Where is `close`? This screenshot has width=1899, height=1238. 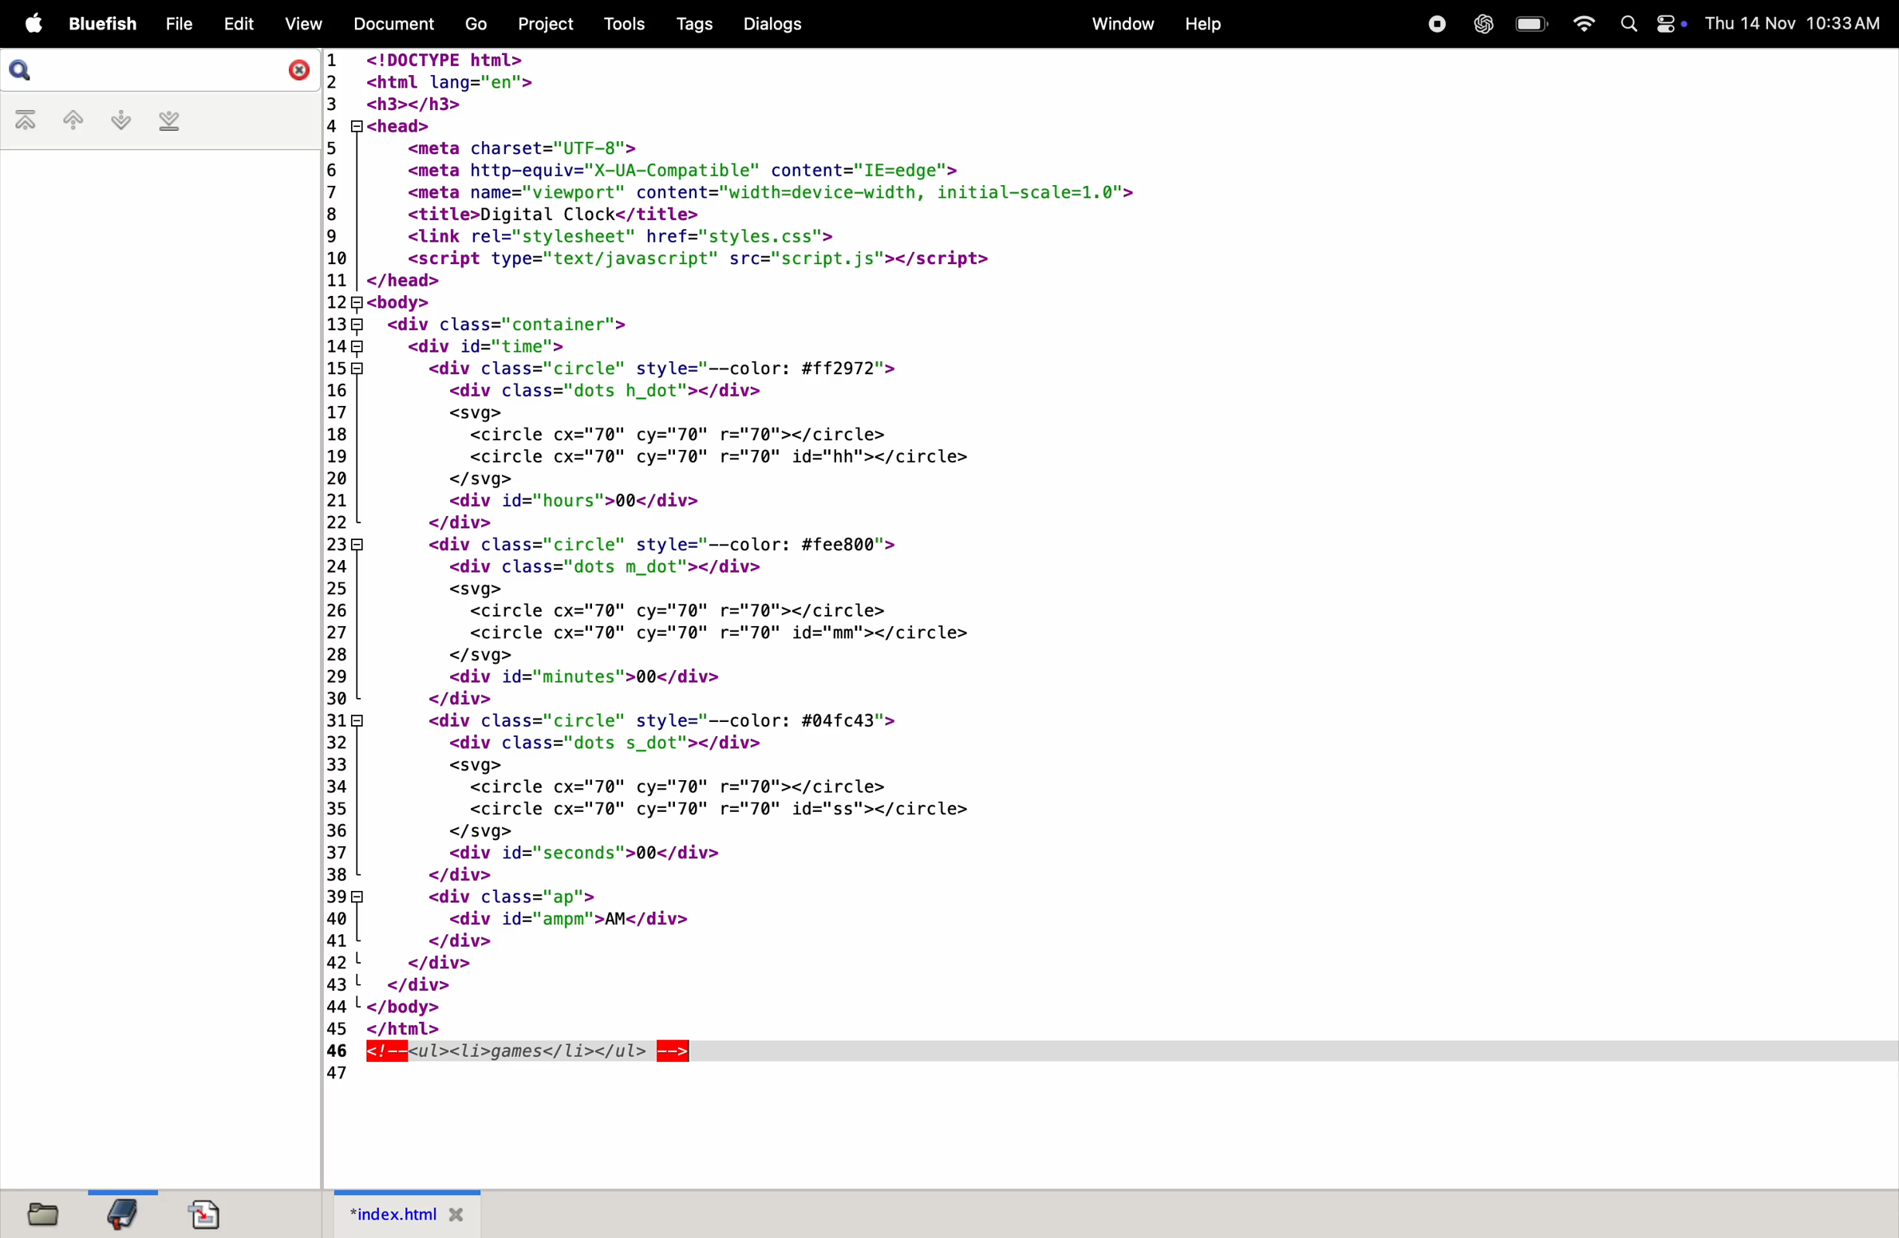
close is located at coordinates (294, 72).